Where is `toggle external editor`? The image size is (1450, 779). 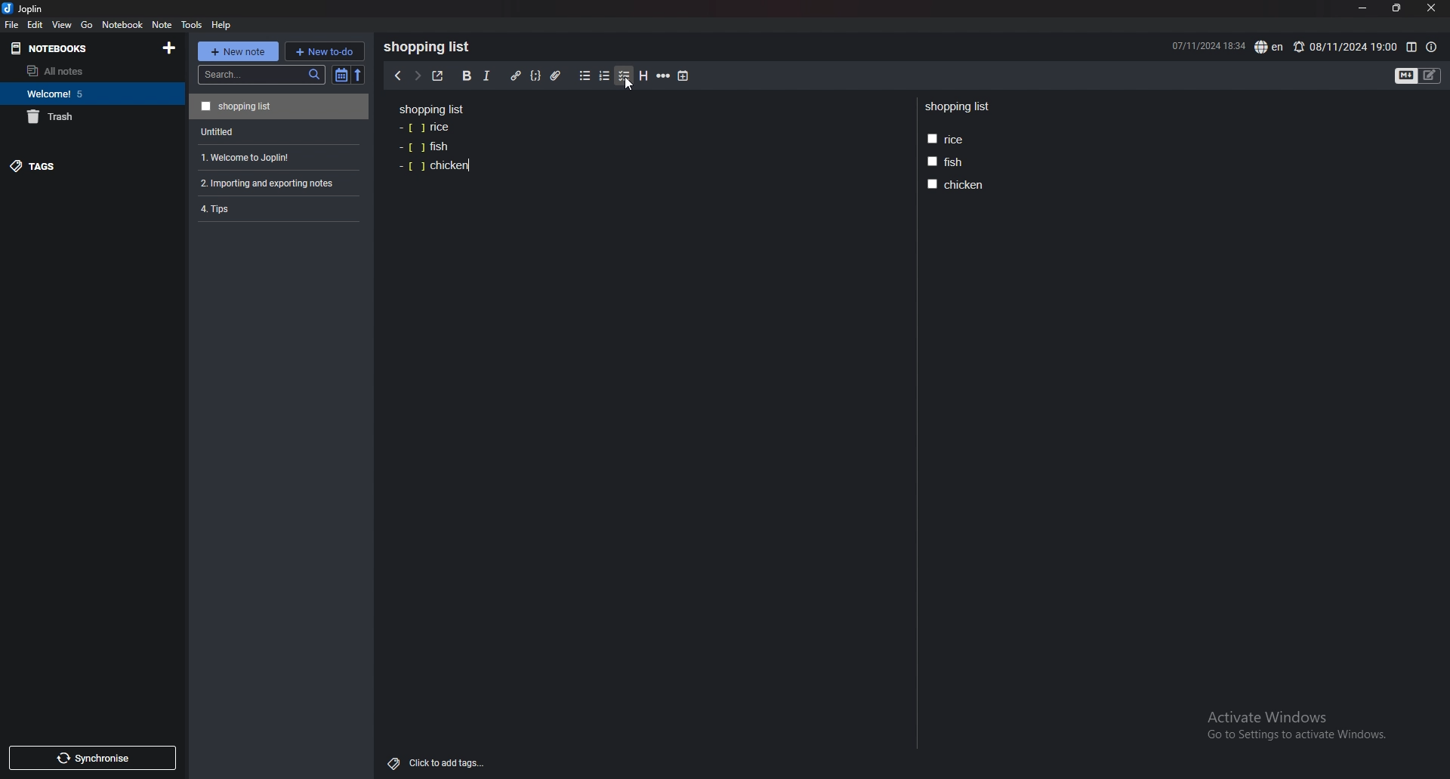
toggle external editor is located at coordinates (438, 75).